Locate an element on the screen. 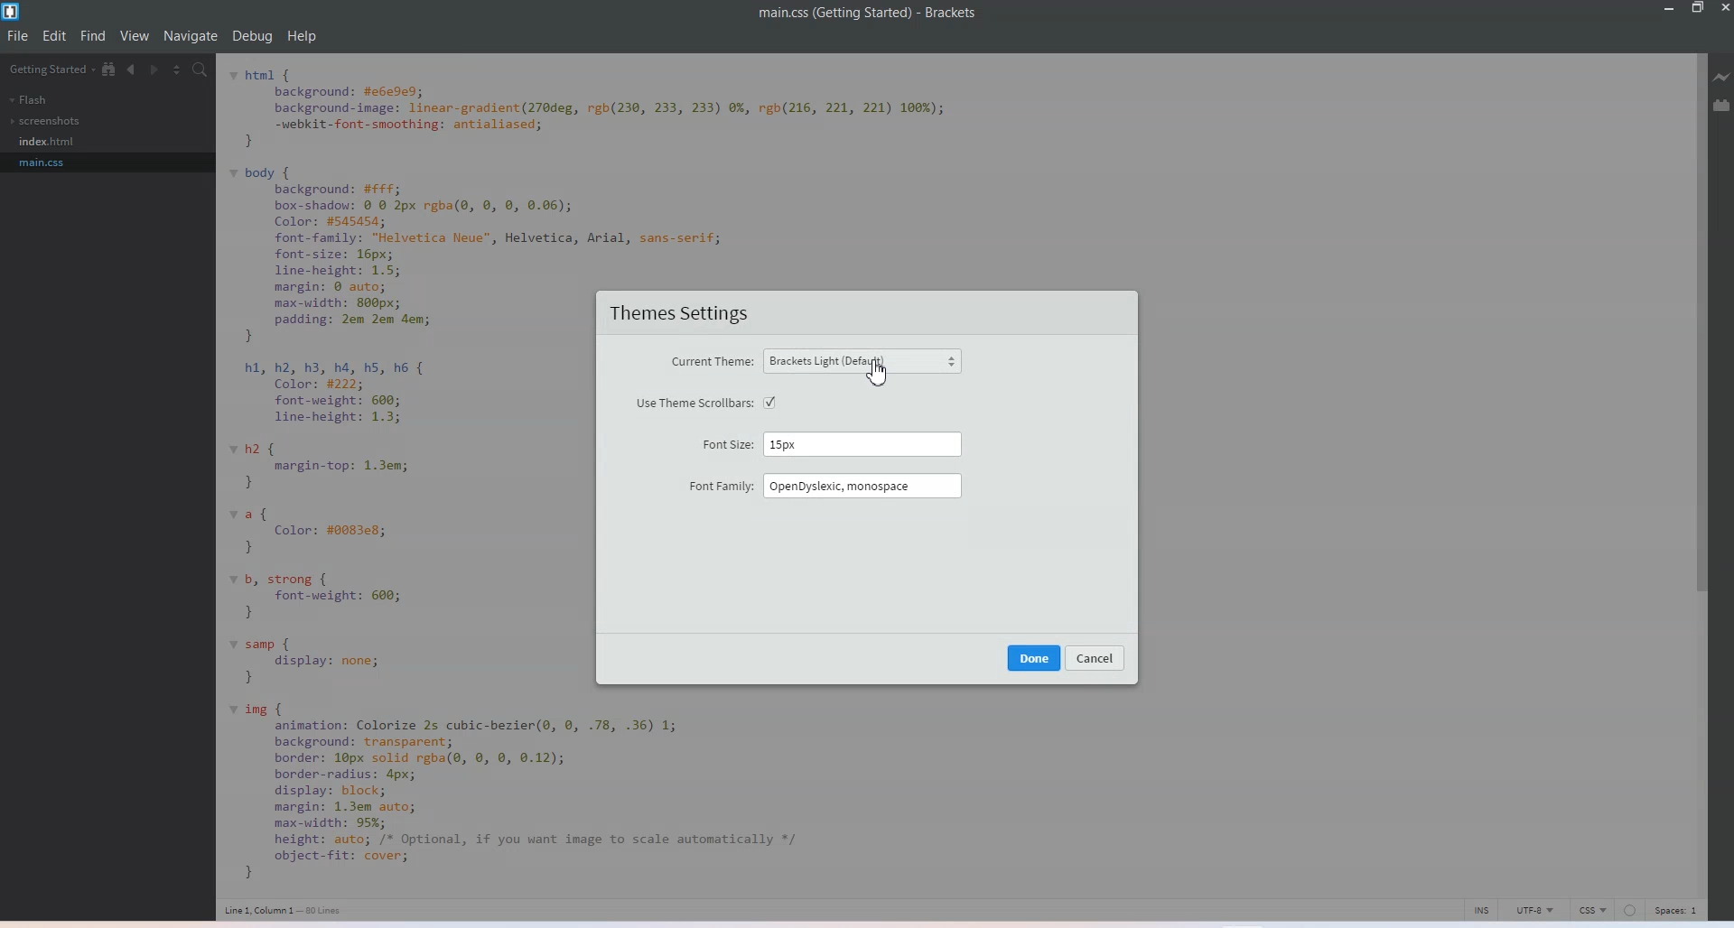  cancel is located at coordinates (1095, 656).